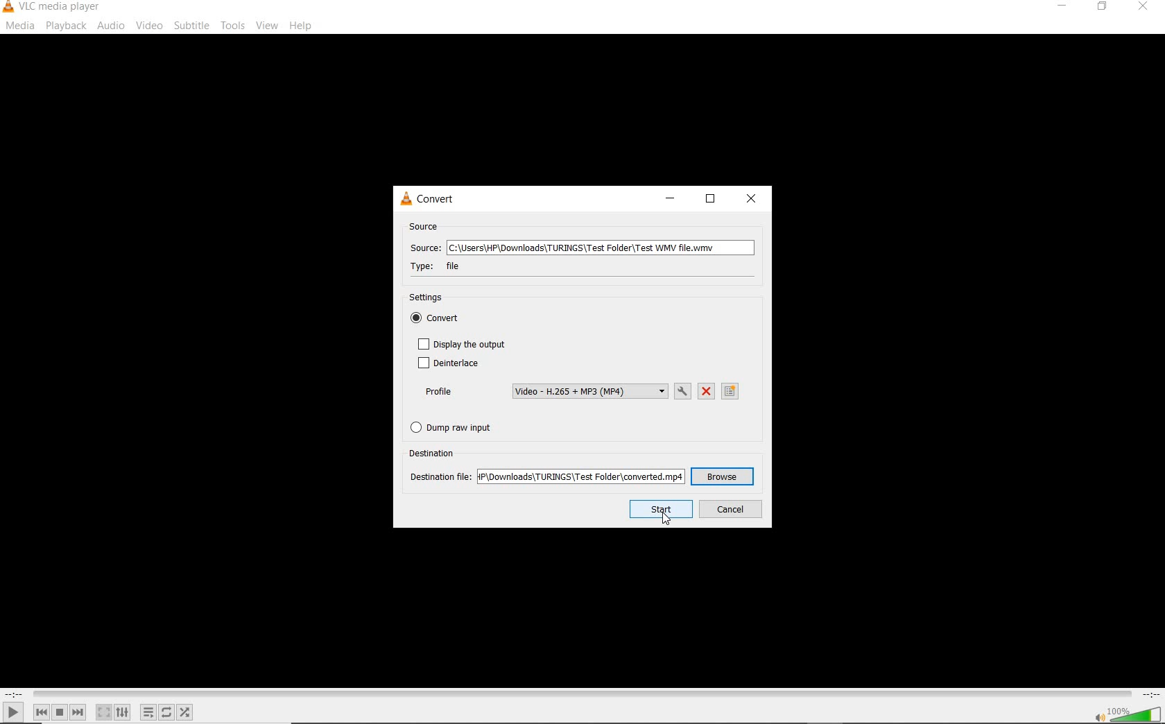 The image size is (1165, 724). Describe the element at coordinates (447, 266) in the screenshot. I see `TYPE: FILE` at that location.